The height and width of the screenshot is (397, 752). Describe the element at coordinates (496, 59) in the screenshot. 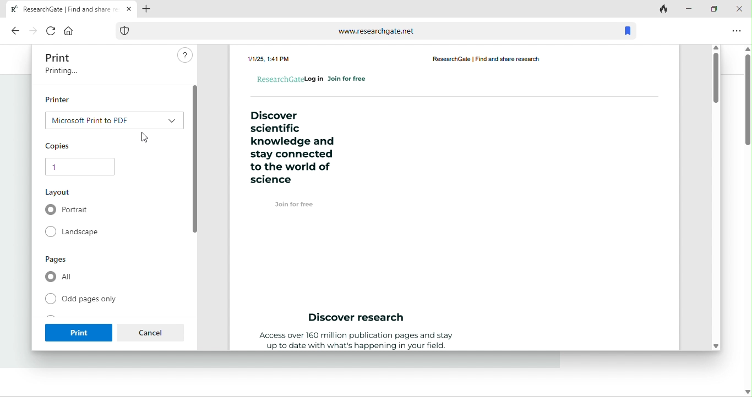

I see `research gate` at that location.